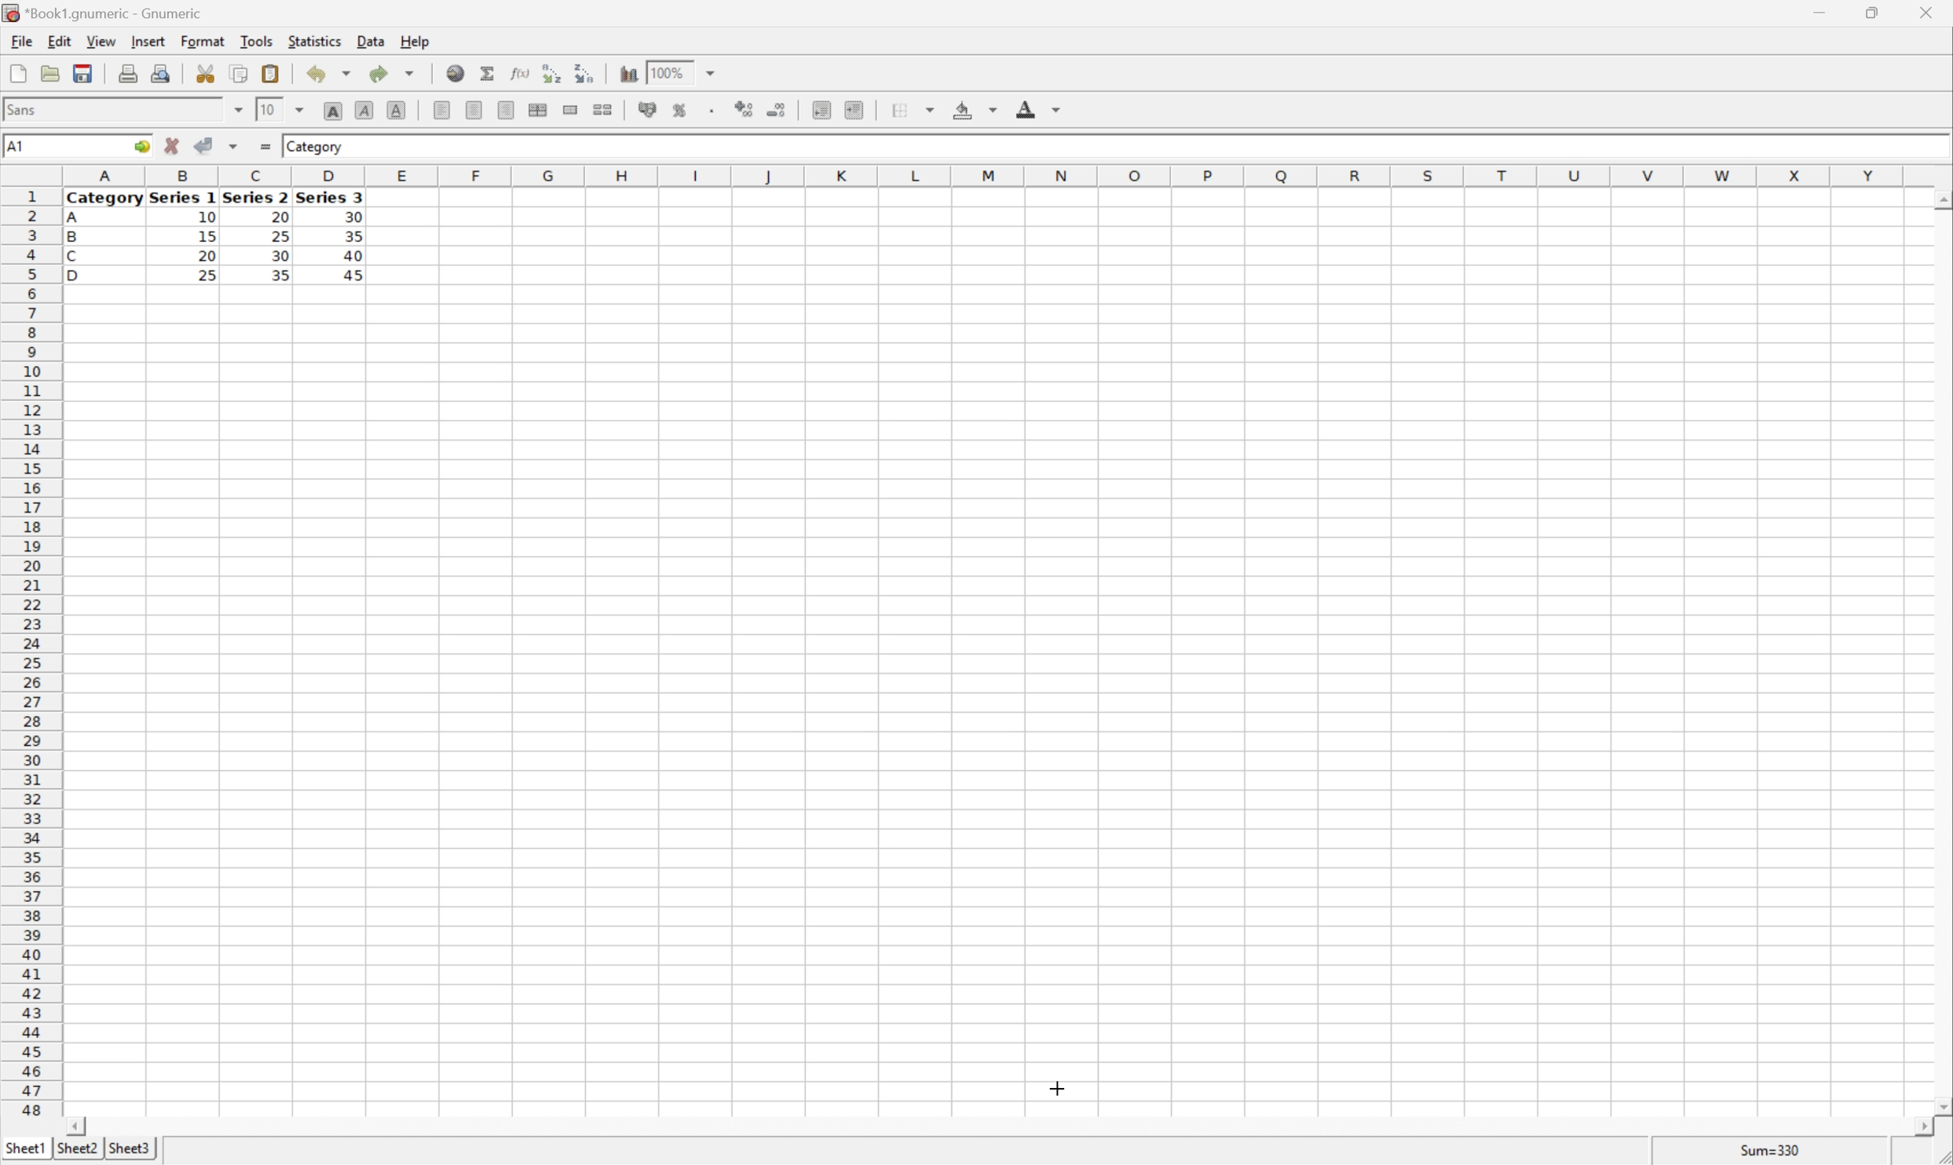 The height and width of the screenshot is (1165, 1953). Describe the element at coordinates (1774, 1153) in the screenshot. I see `Sum=0` at that location.